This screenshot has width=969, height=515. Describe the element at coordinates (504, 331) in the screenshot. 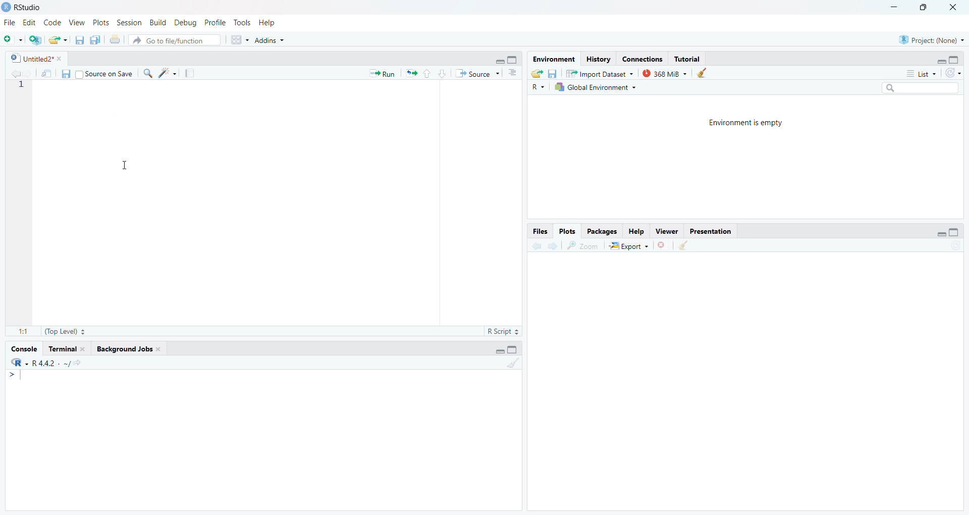

I see `R Script =` at that location.